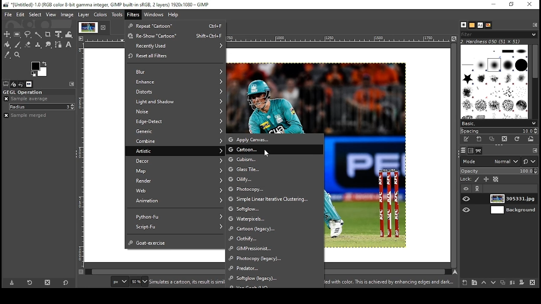  I want to click on minimize, so click(494, 4).